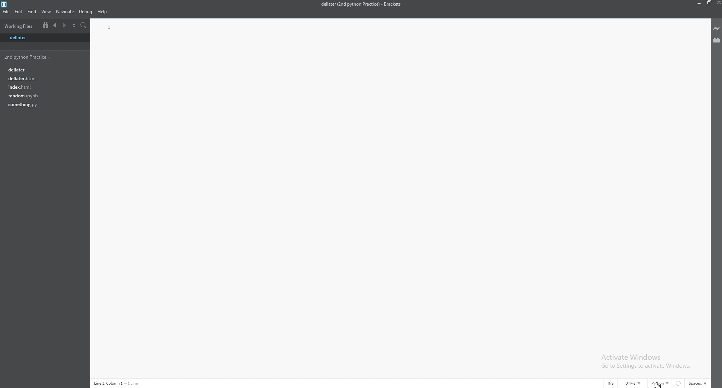 This screenshot has height=388, width=722. I want to click on live preview, so click(717, 28).